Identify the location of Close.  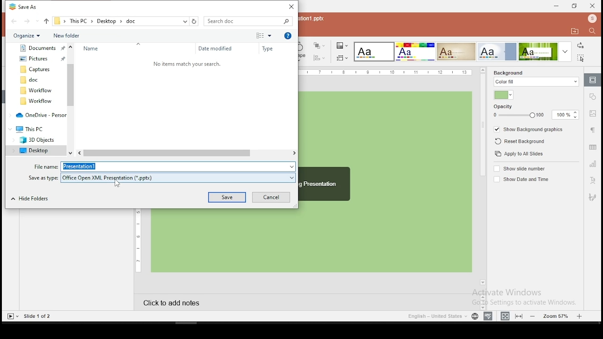
(290, 7).